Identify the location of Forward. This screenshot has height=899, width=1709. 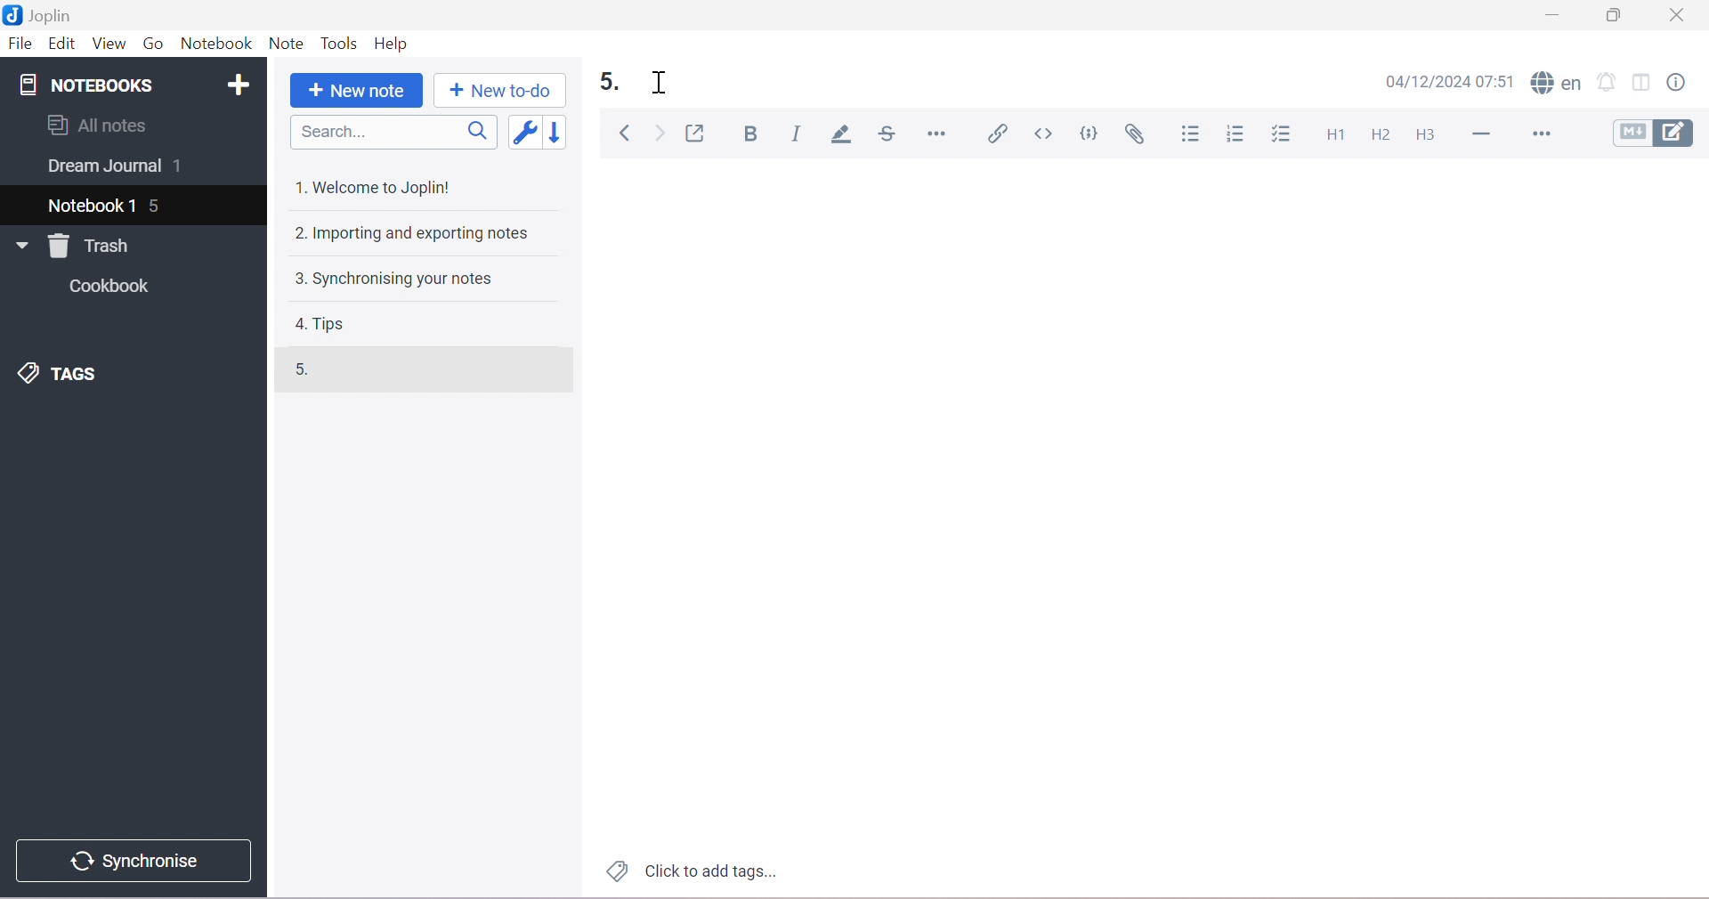
(660, 135).